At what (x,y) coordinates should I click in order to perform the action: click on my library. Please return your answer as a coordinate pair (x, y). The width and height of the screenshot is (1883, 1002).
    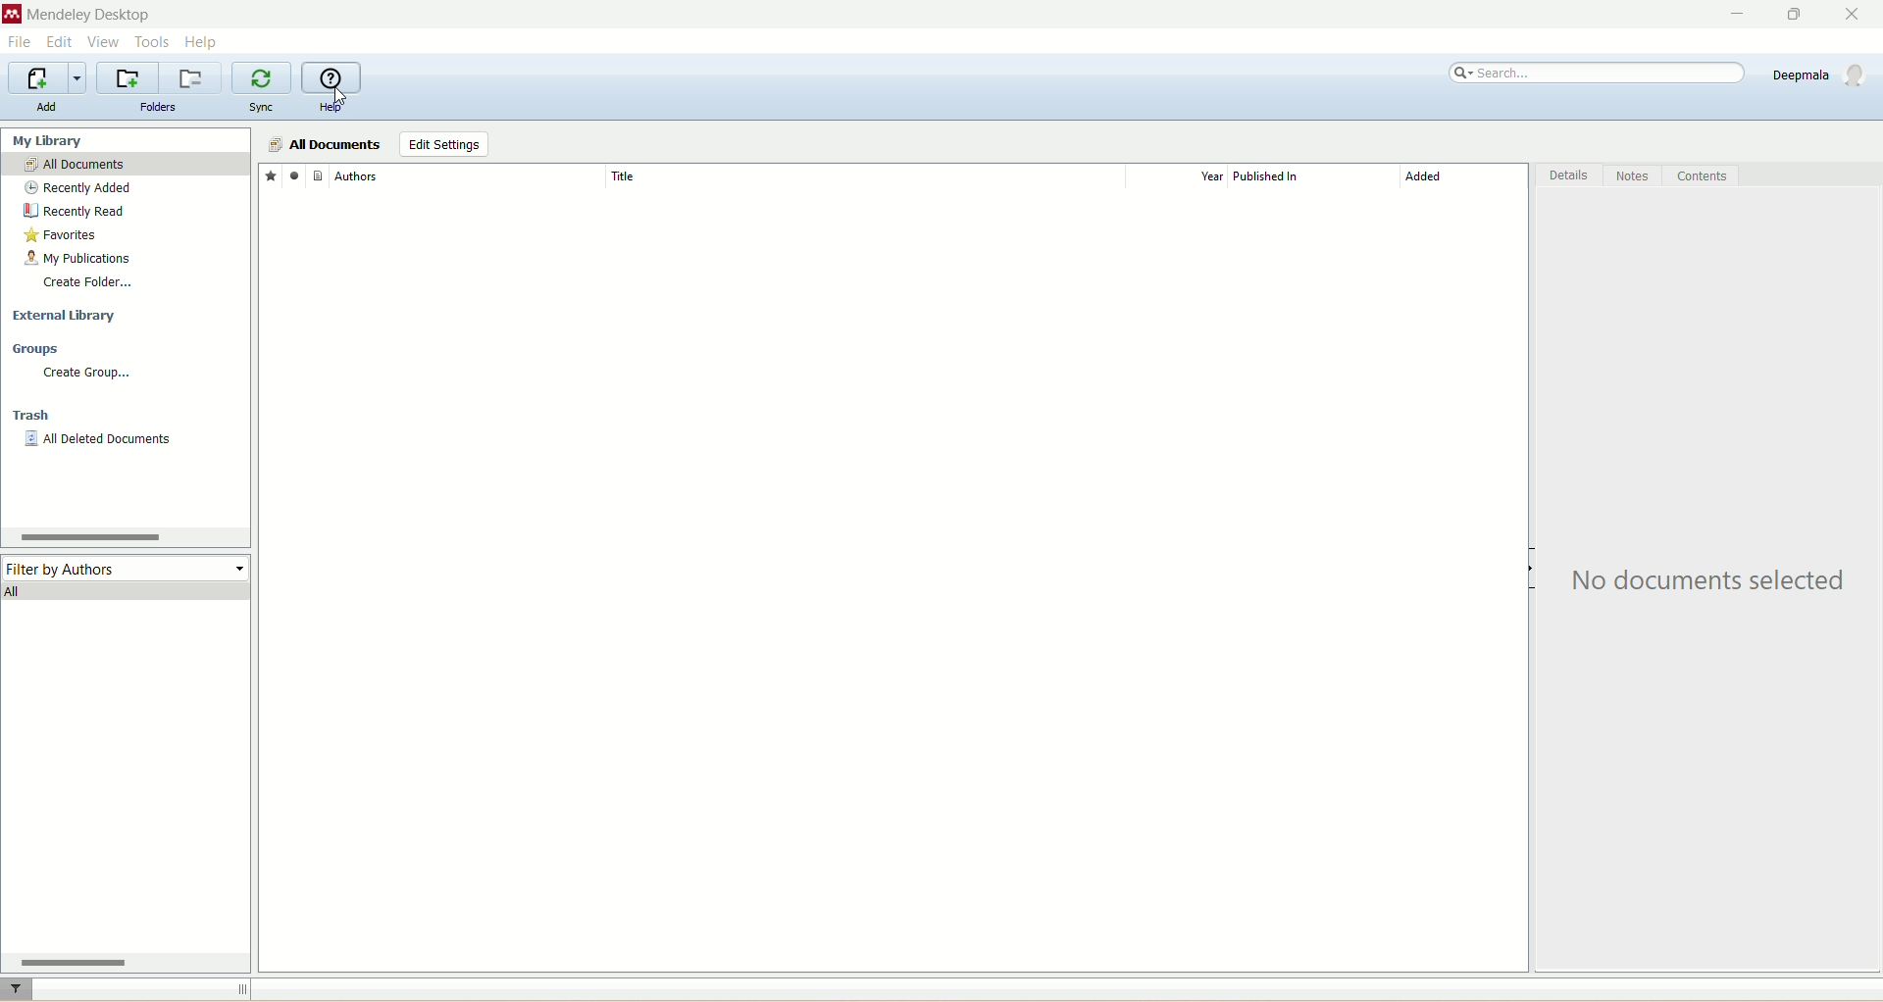
    Looking at the image, I should click on (52, 140).